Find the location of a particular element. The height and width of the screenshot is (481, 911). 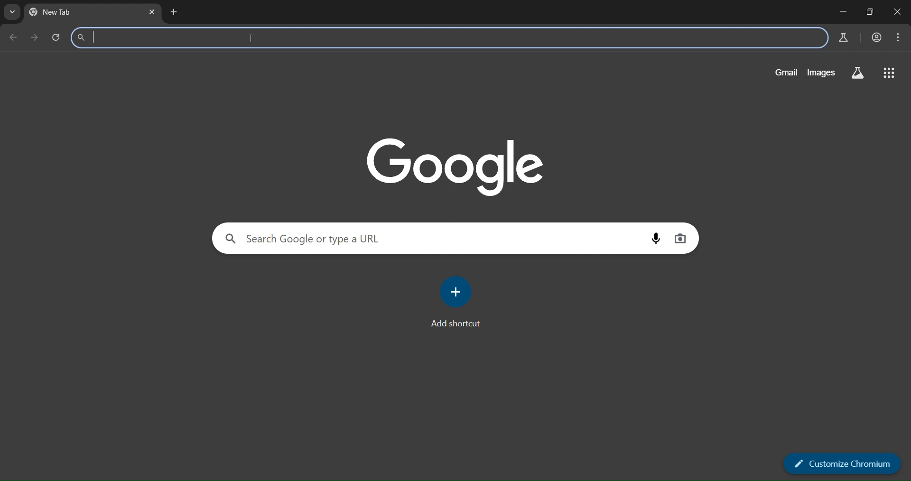

search labs is located at coordinates (844, 37).